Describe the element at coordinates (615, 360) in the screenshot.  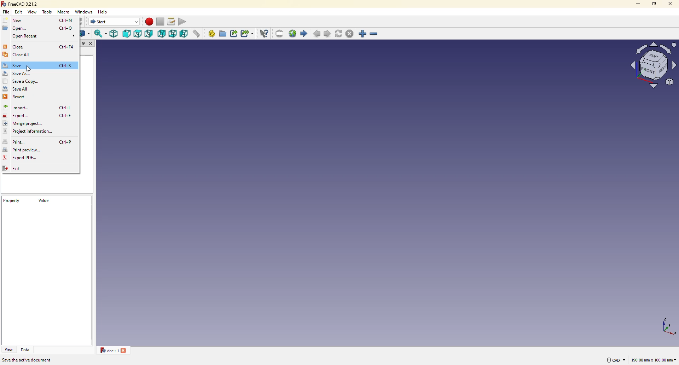
I see `cad navigation` at that location.